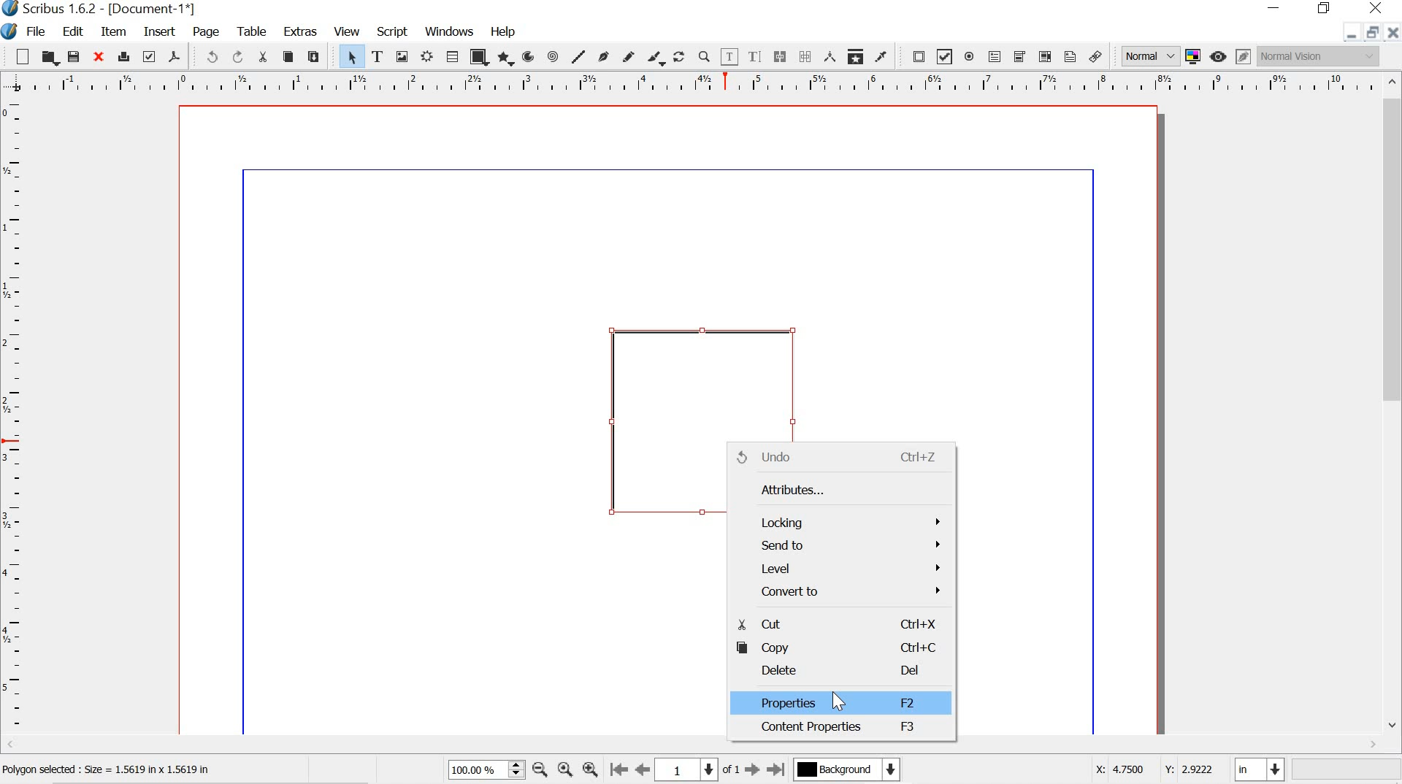  I want to click on print, so click(124, 56).